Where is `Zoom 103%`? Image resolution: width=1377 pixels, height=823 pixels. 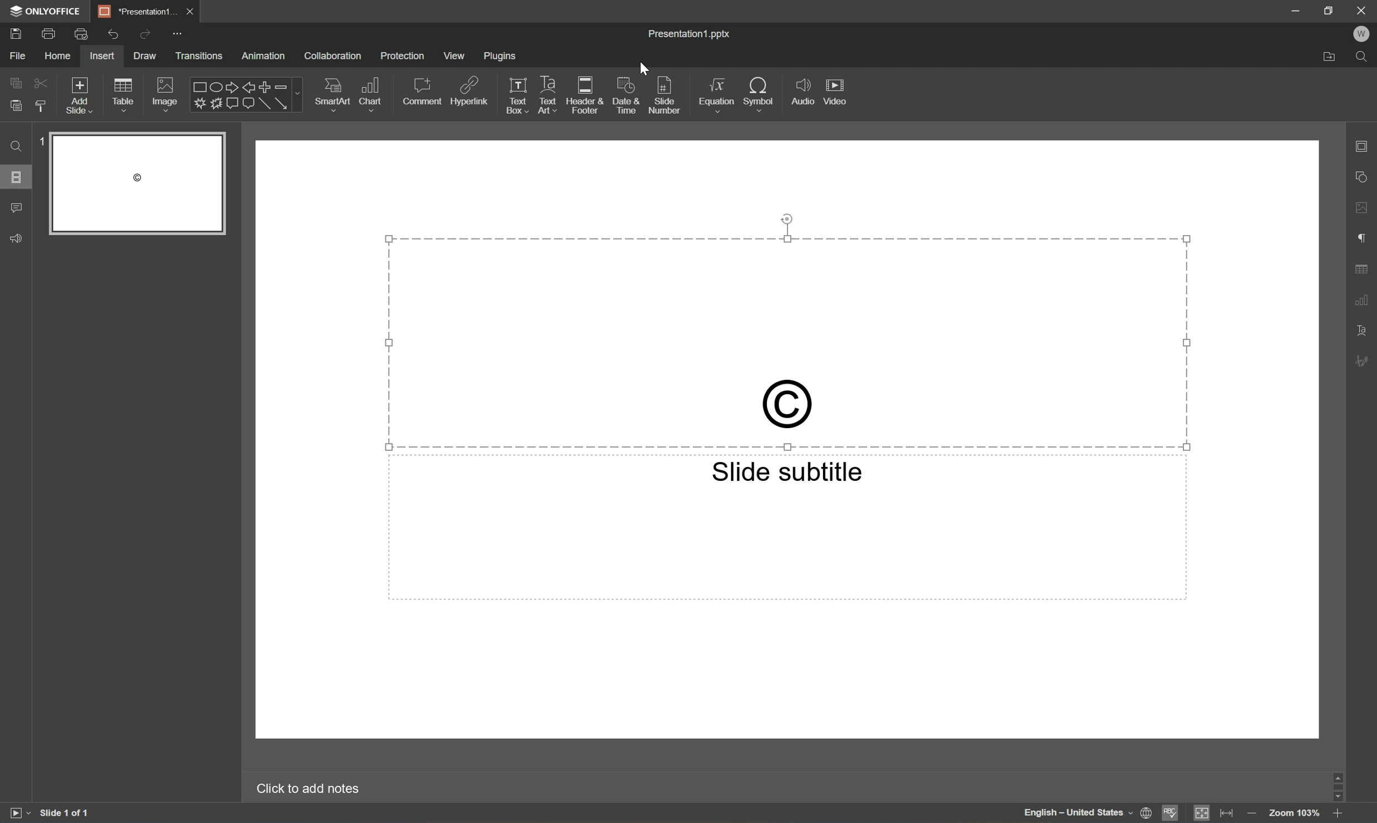 Zoom 103% is located at coordinates (1295, 815).